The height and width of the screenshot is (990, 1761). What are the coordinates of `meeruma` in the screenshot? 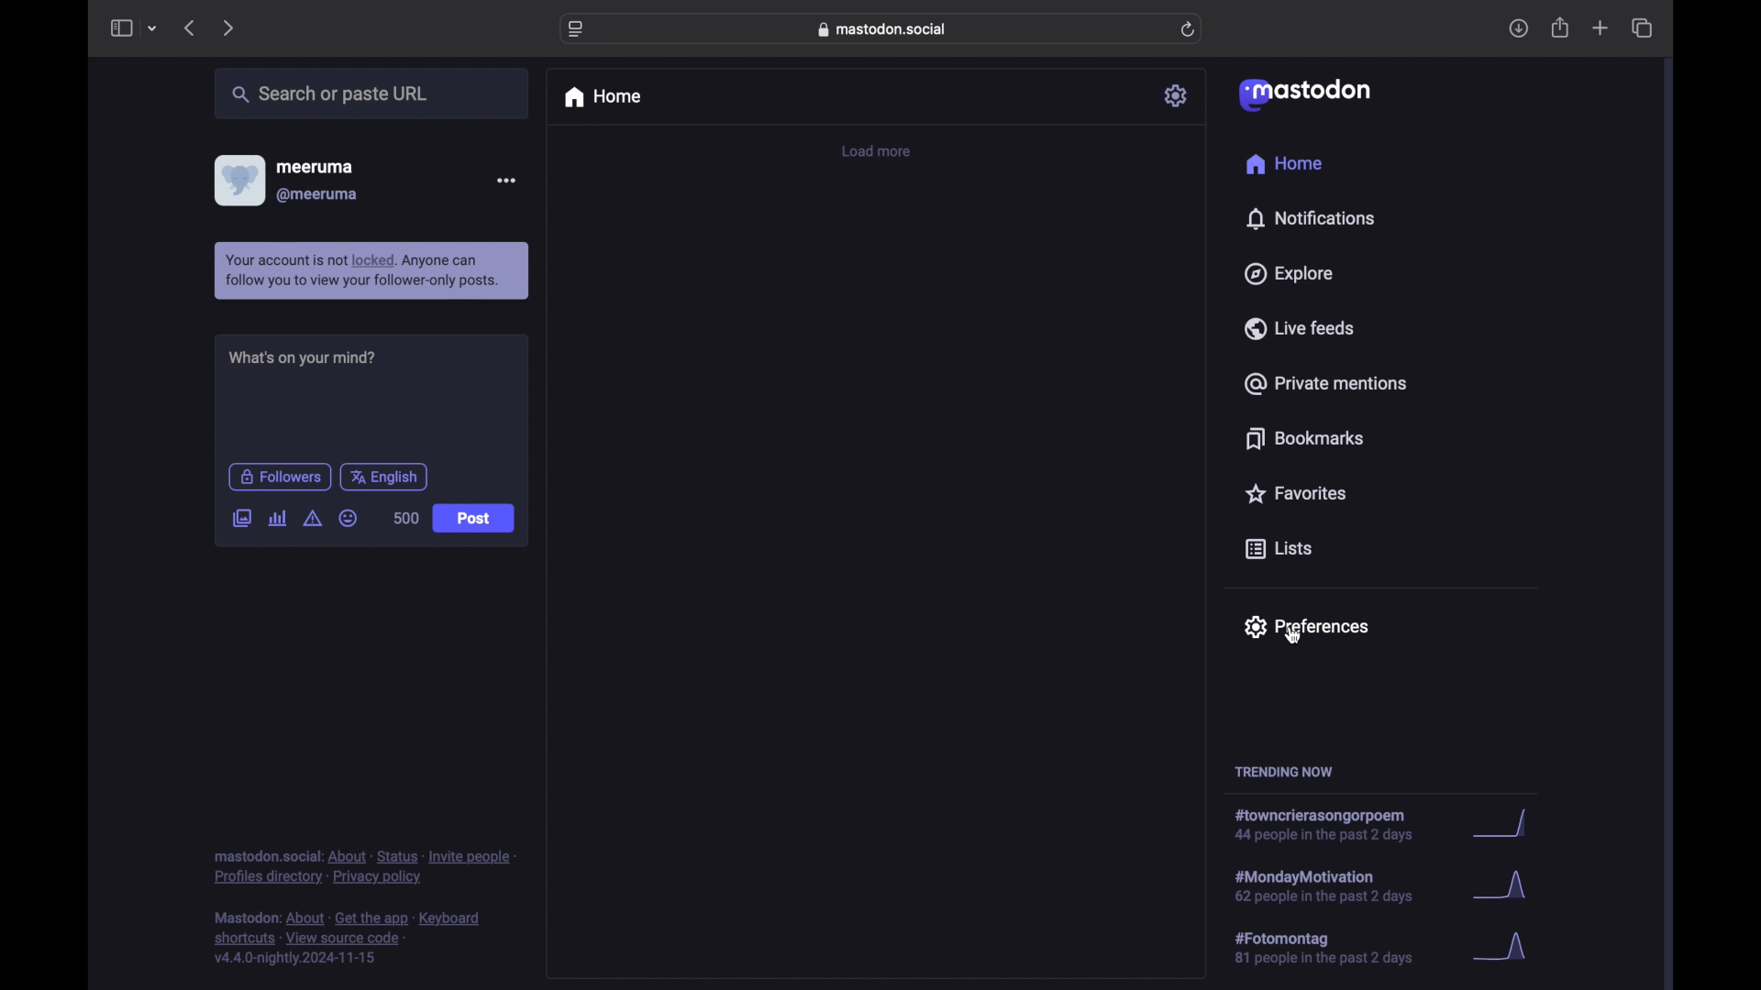 It's located at (313, 167).